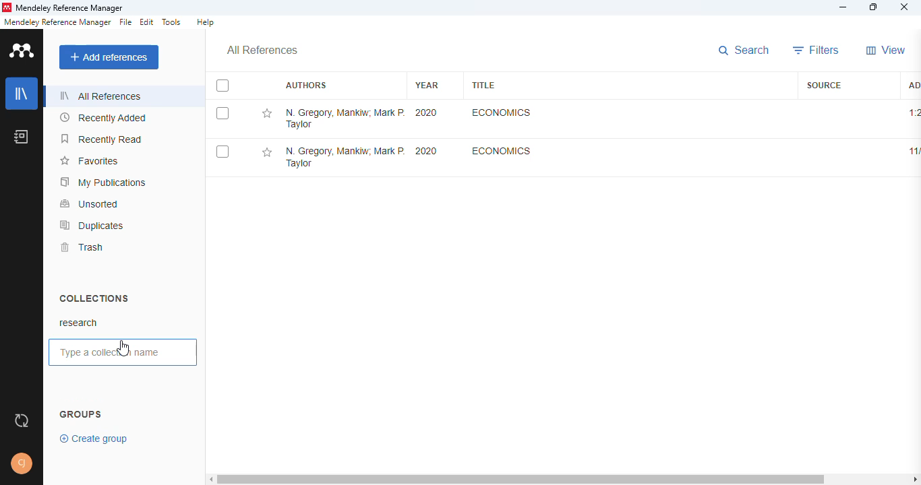 This screenshot has height=485, width=921. I want to click on maximize, so click(875, 7).